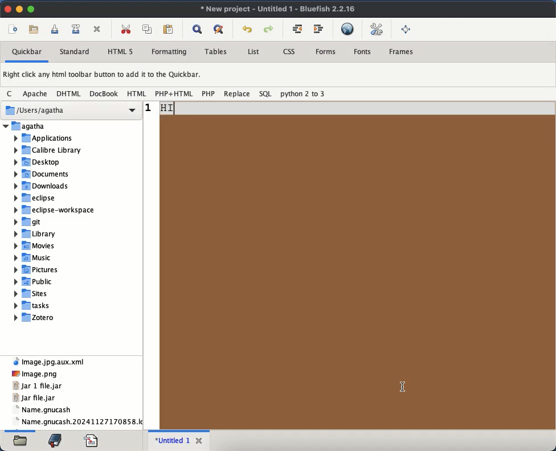 This screenshot has width=556, height=451. What do you see at coordinates (357, 273) in the screenshot?
I see `brown` at bounding box center [357, 273].